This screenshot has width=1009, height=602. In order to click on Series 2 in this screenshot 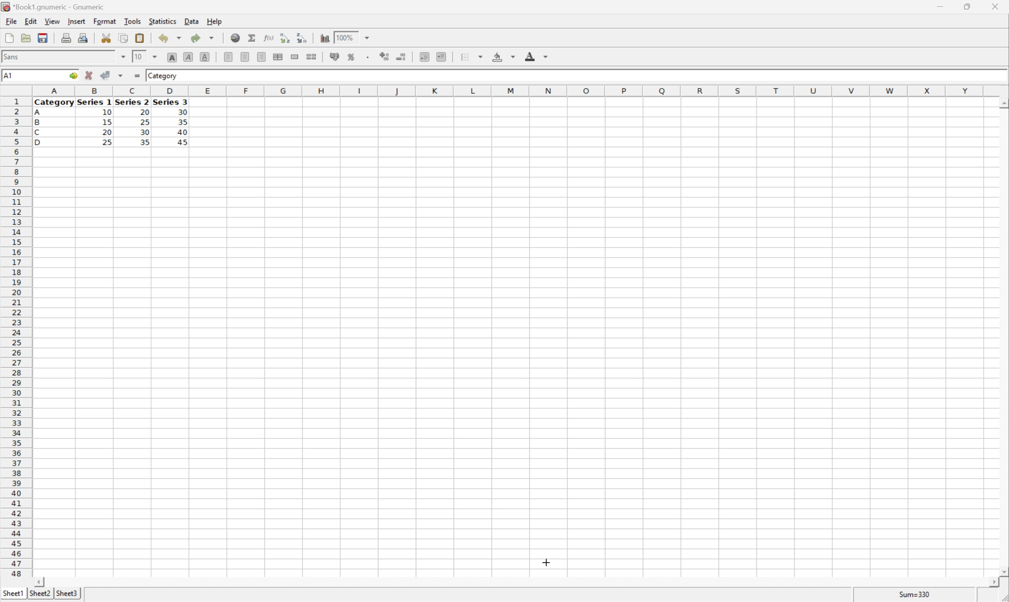, I will do `click(131, 101)`.